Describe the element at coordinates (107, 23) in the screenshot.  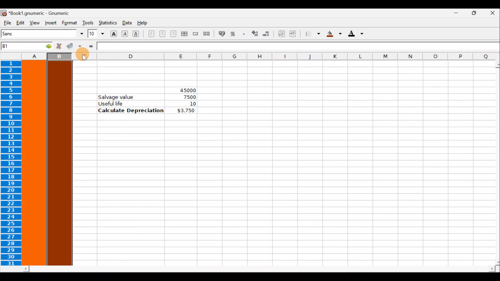
I see `Statistics` at that location.